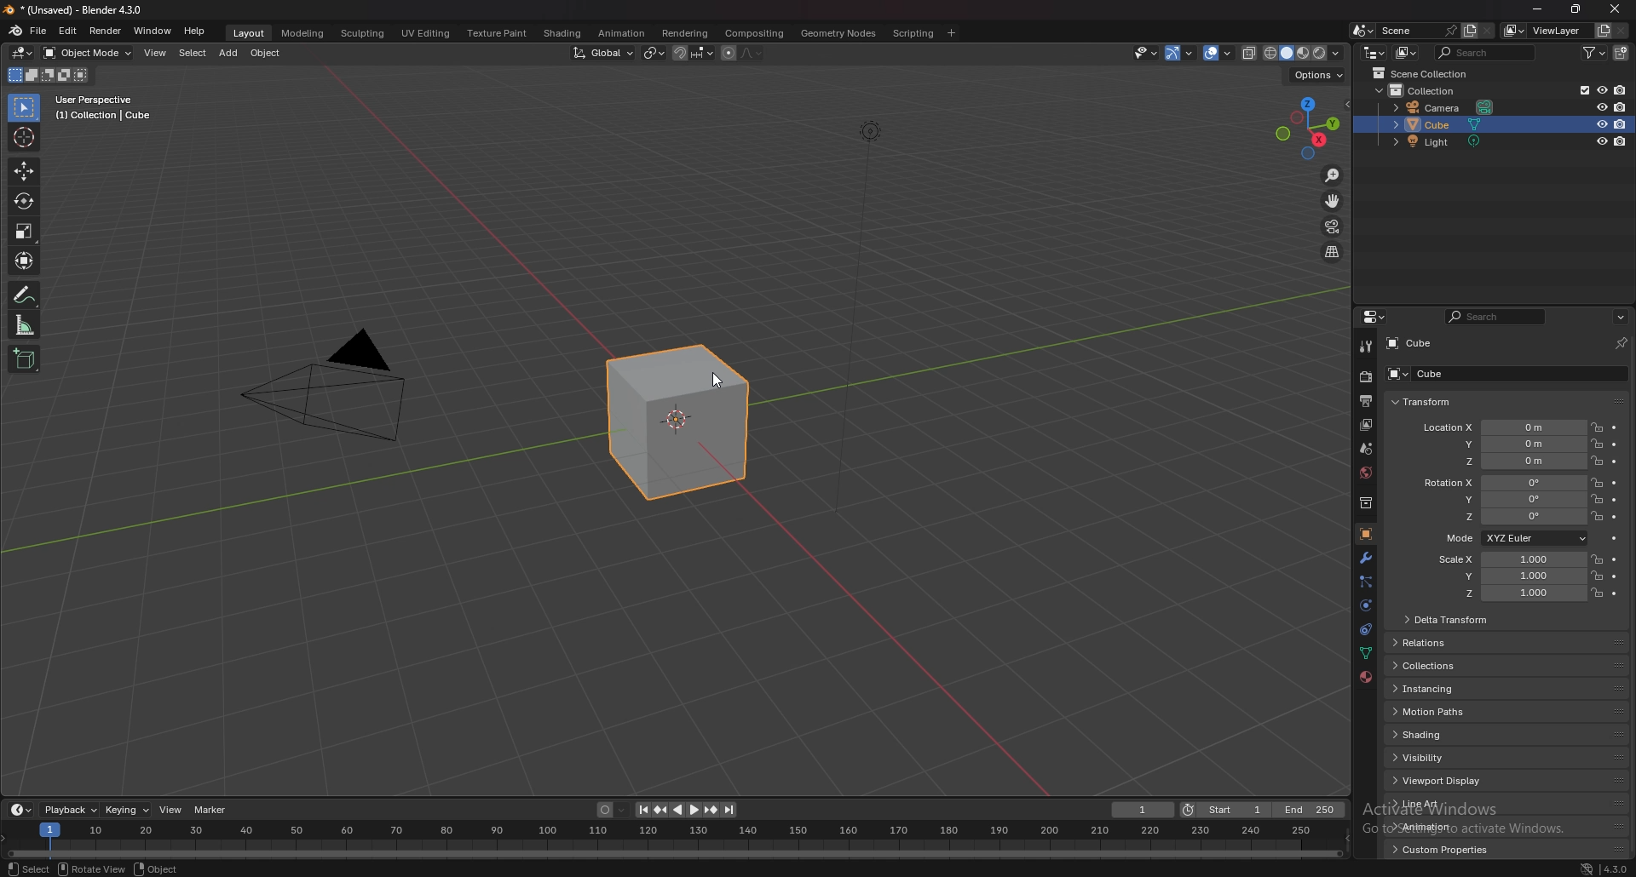 The width and height of the screenshot is (1636, 877). What do you see at coordinates (250, 33) in the screenshot?
I see `layout` at bounding box center [250, 33].